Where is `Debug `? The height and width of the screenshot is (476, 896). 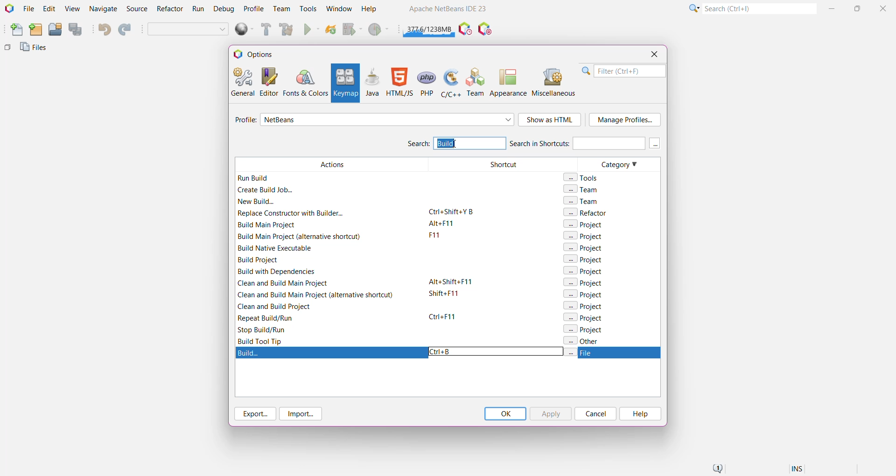
Debug  is located at coordinates (223, 9).